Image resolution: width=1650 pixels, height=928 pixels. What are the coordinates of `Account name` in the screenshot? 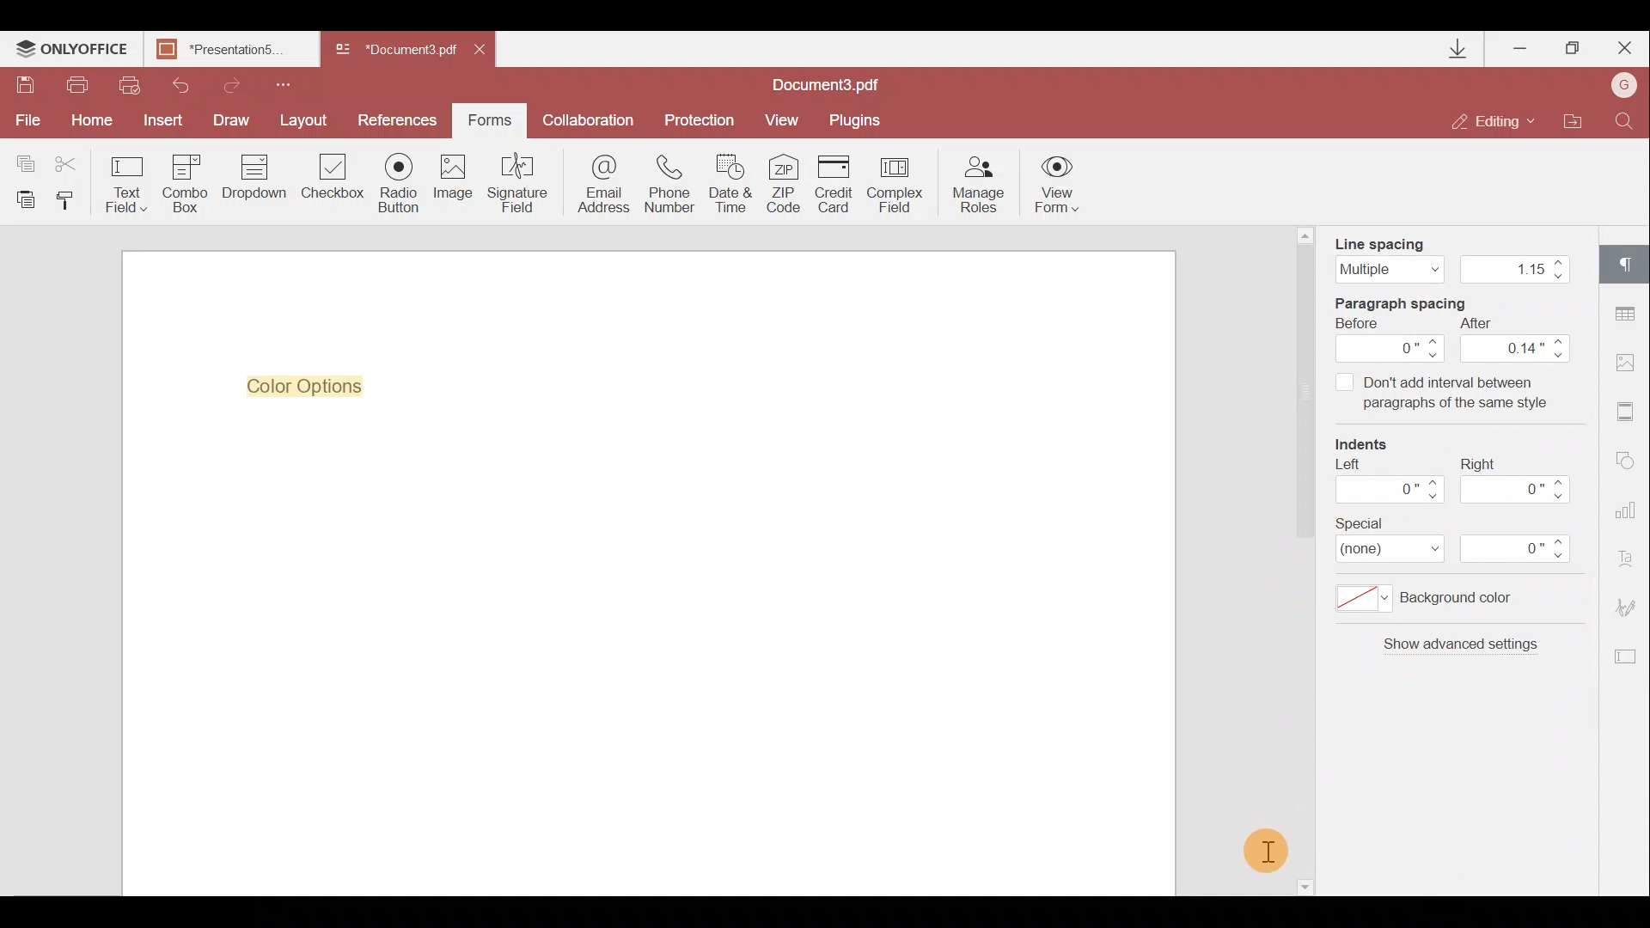 It's located at (1624, 83).